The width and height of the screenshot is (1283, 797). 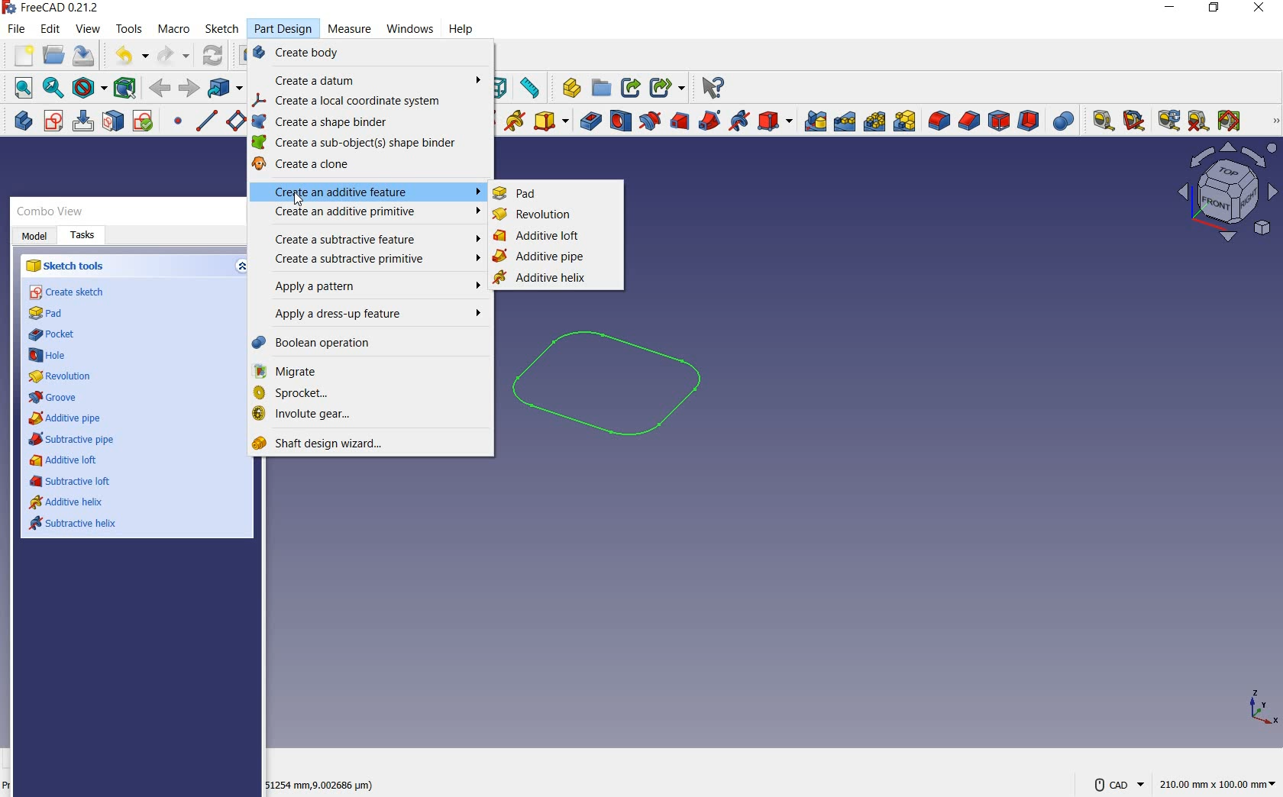 What do you see at coordinates (373, 258) in the screenshot?
I see `create a subtractive primitive` at bounding box center [373, 258].